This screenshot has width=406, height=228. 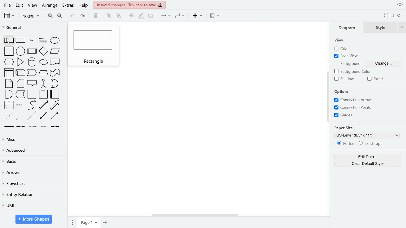 What do you see at coordinates (33, 206) in the screenshot?
I see `UML` at bounding box center [33, 206].